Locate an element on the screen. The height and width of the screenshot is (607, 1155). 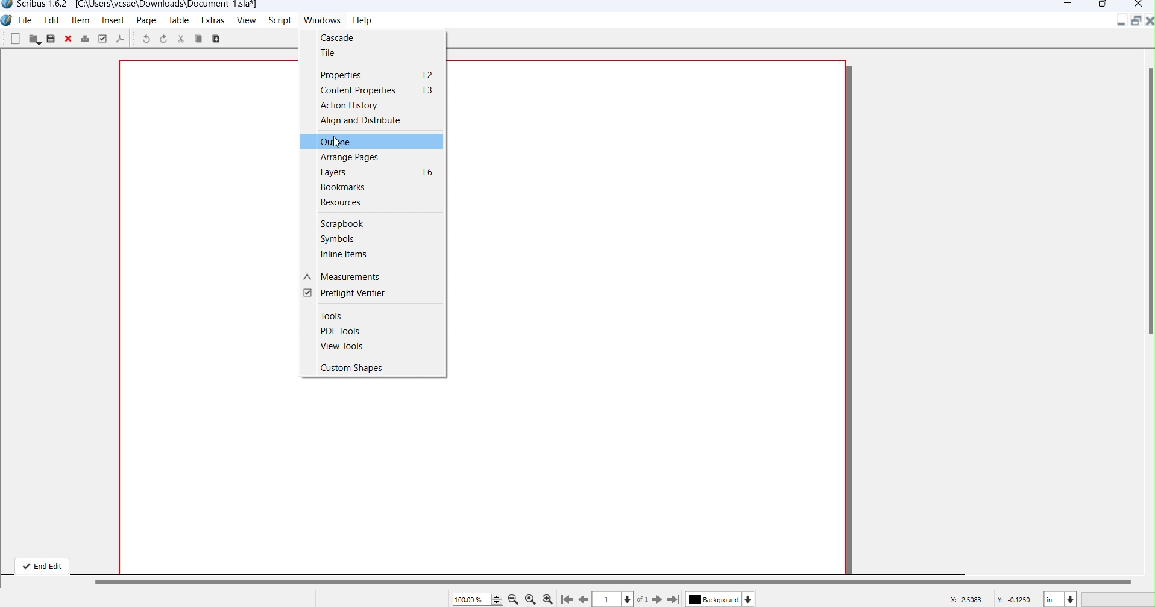
zoom out is located at coordinates (514, 599).